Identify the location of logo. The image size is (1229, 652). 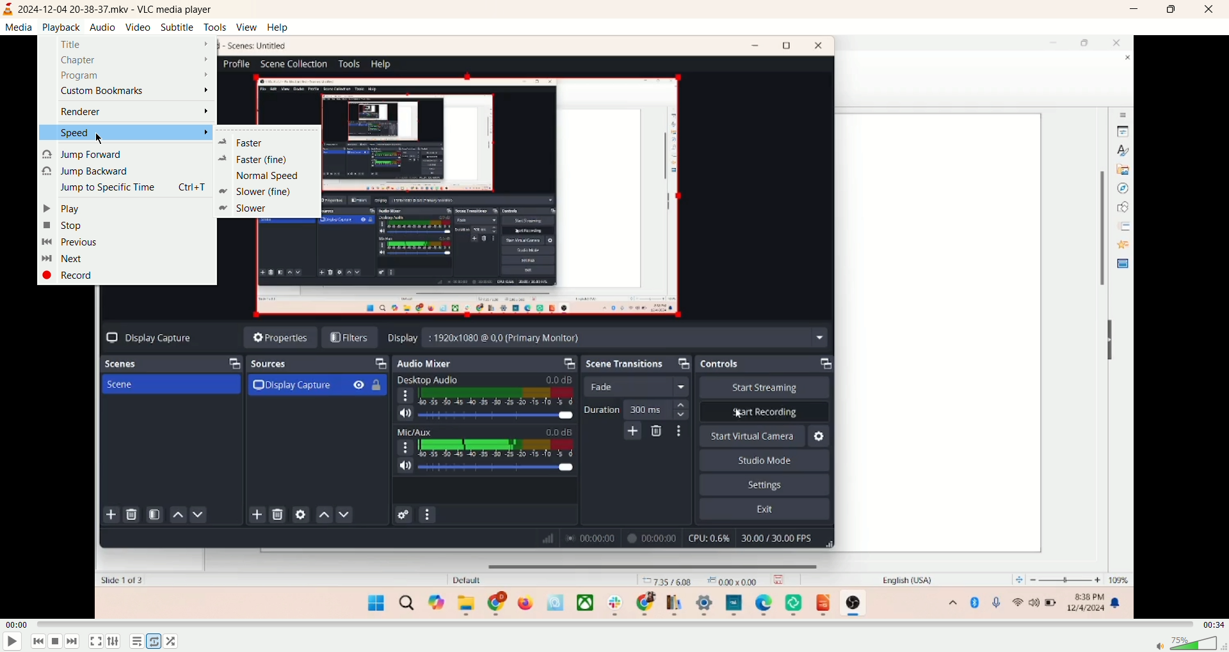
(9, 10).